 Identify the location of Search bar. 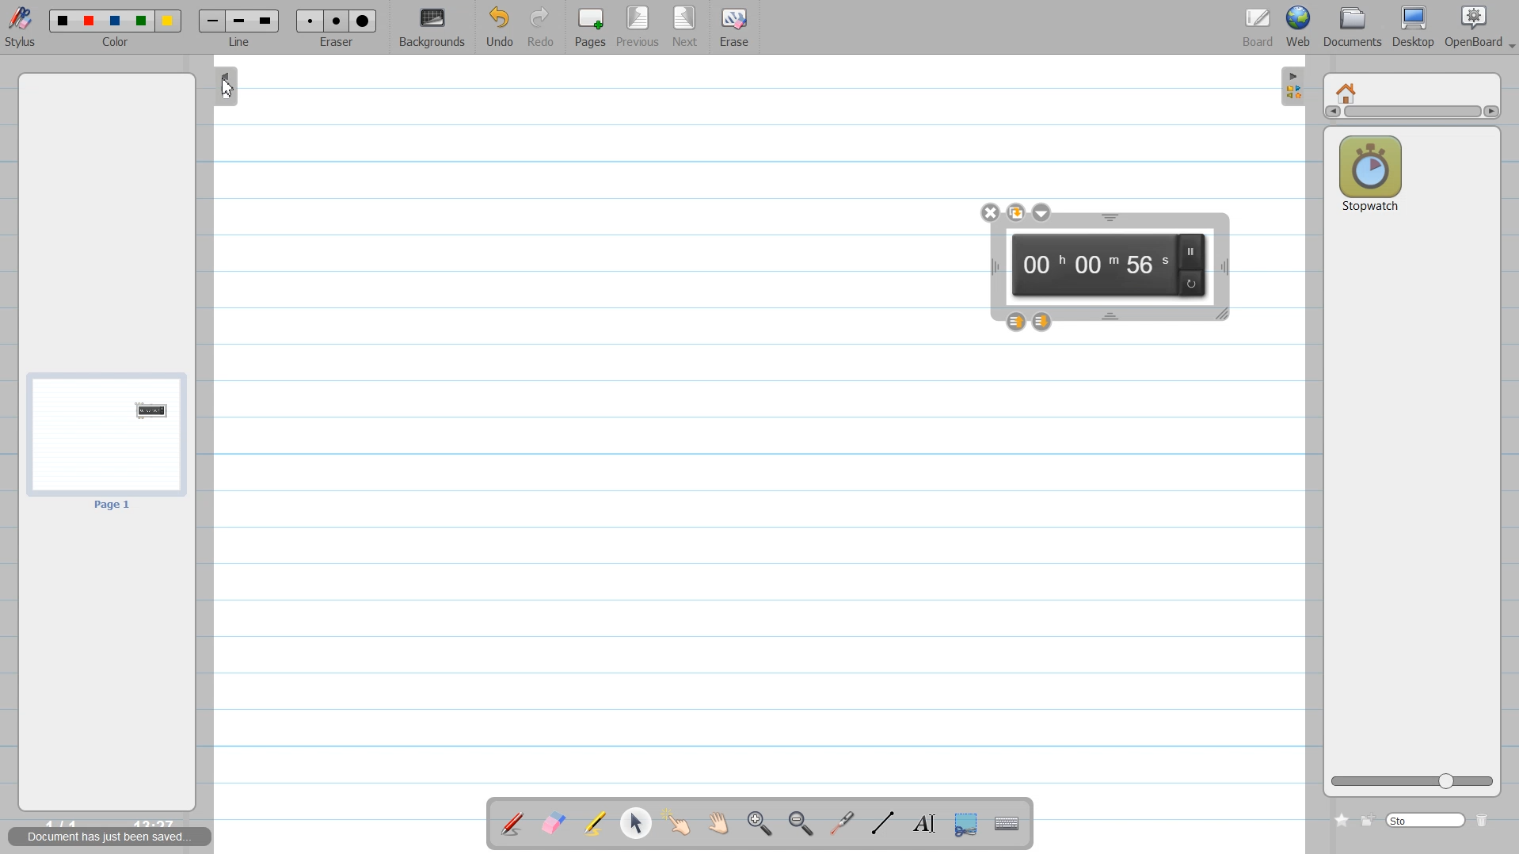
(1426, 819).